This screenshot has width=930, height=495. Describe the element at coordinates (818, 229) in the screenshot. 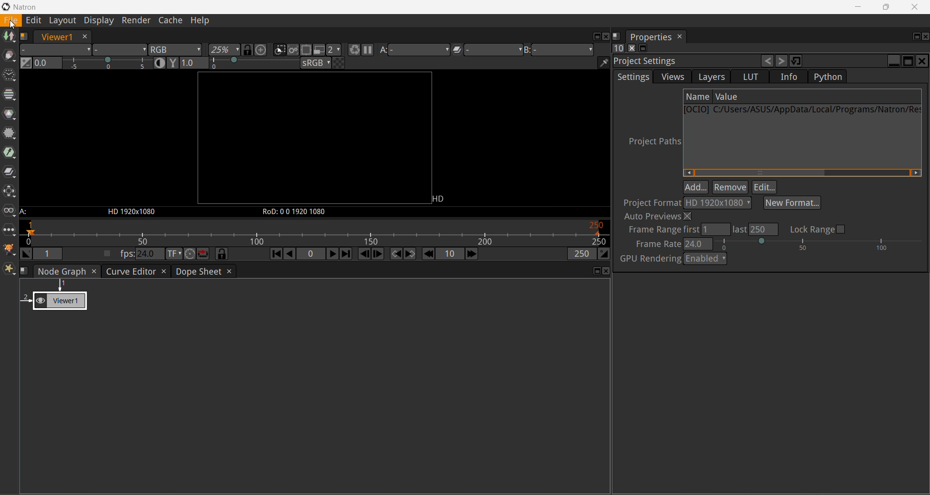

I see `Click to Lock Range` at that location.